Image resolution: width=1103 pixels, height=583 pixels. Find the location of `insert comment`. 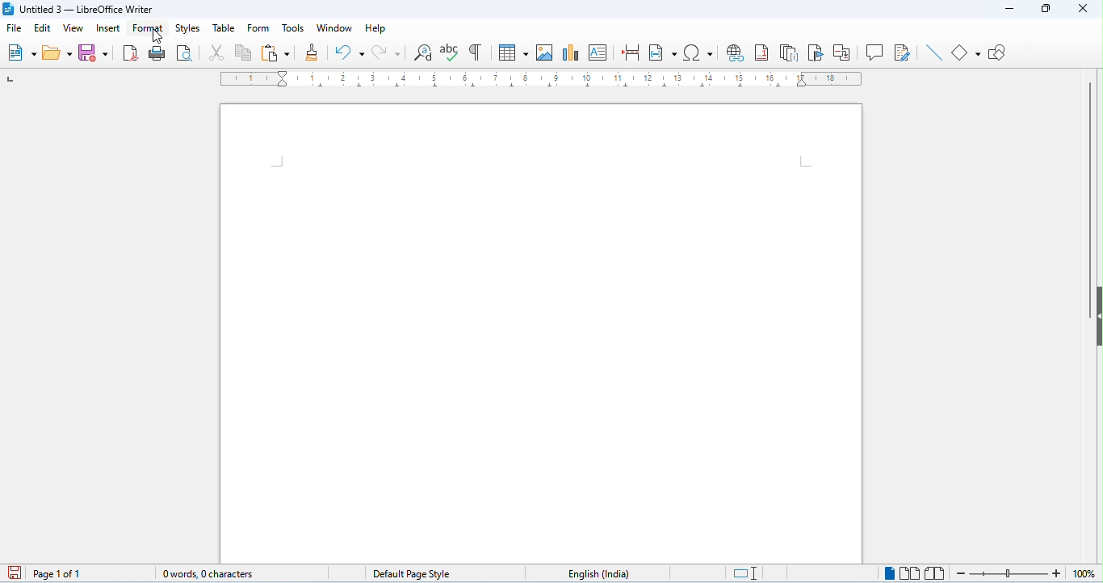

insert comment is located at coordinates (875, 52).